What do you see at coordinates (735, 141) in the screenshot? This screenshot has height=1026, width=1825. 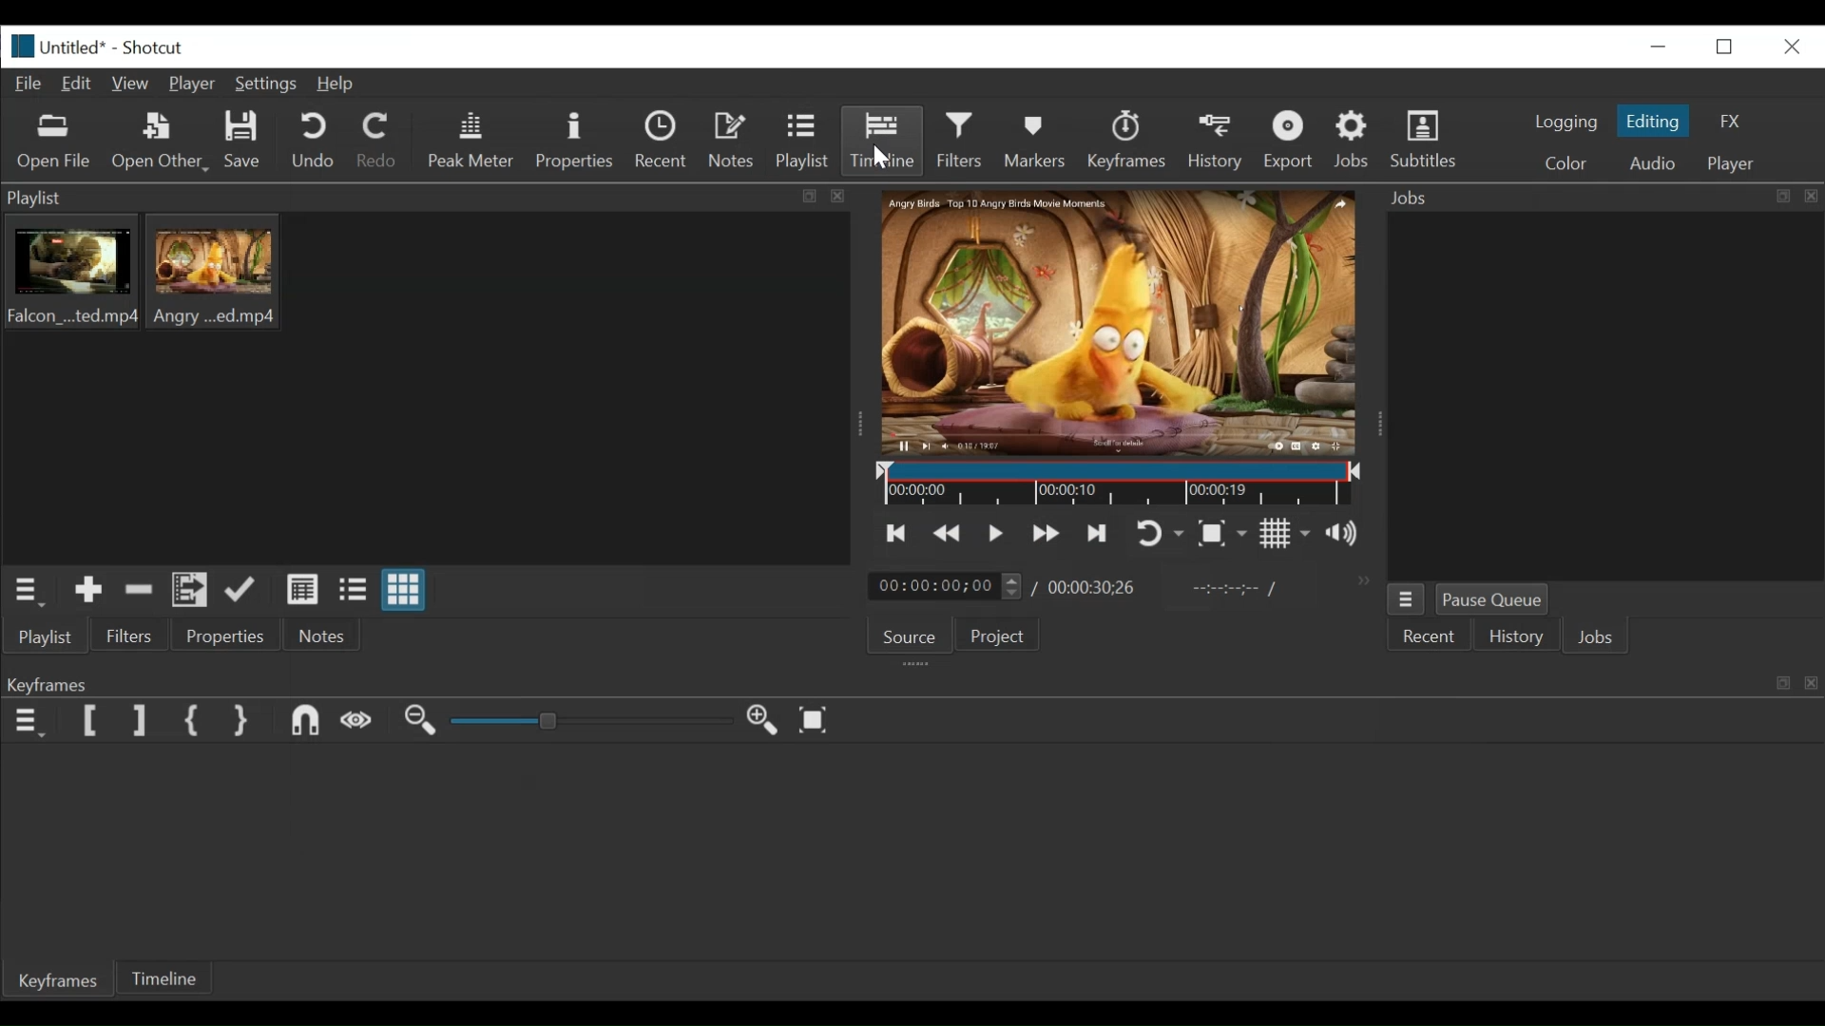 I see `Notes` at bounding box center [735, 141].